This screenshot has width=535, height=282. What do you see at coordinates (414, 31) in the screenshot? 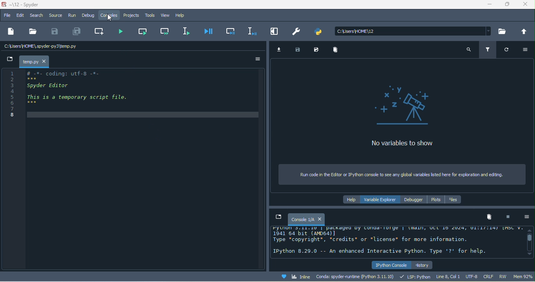
I see `search bar` at bounding box center [414, 31].